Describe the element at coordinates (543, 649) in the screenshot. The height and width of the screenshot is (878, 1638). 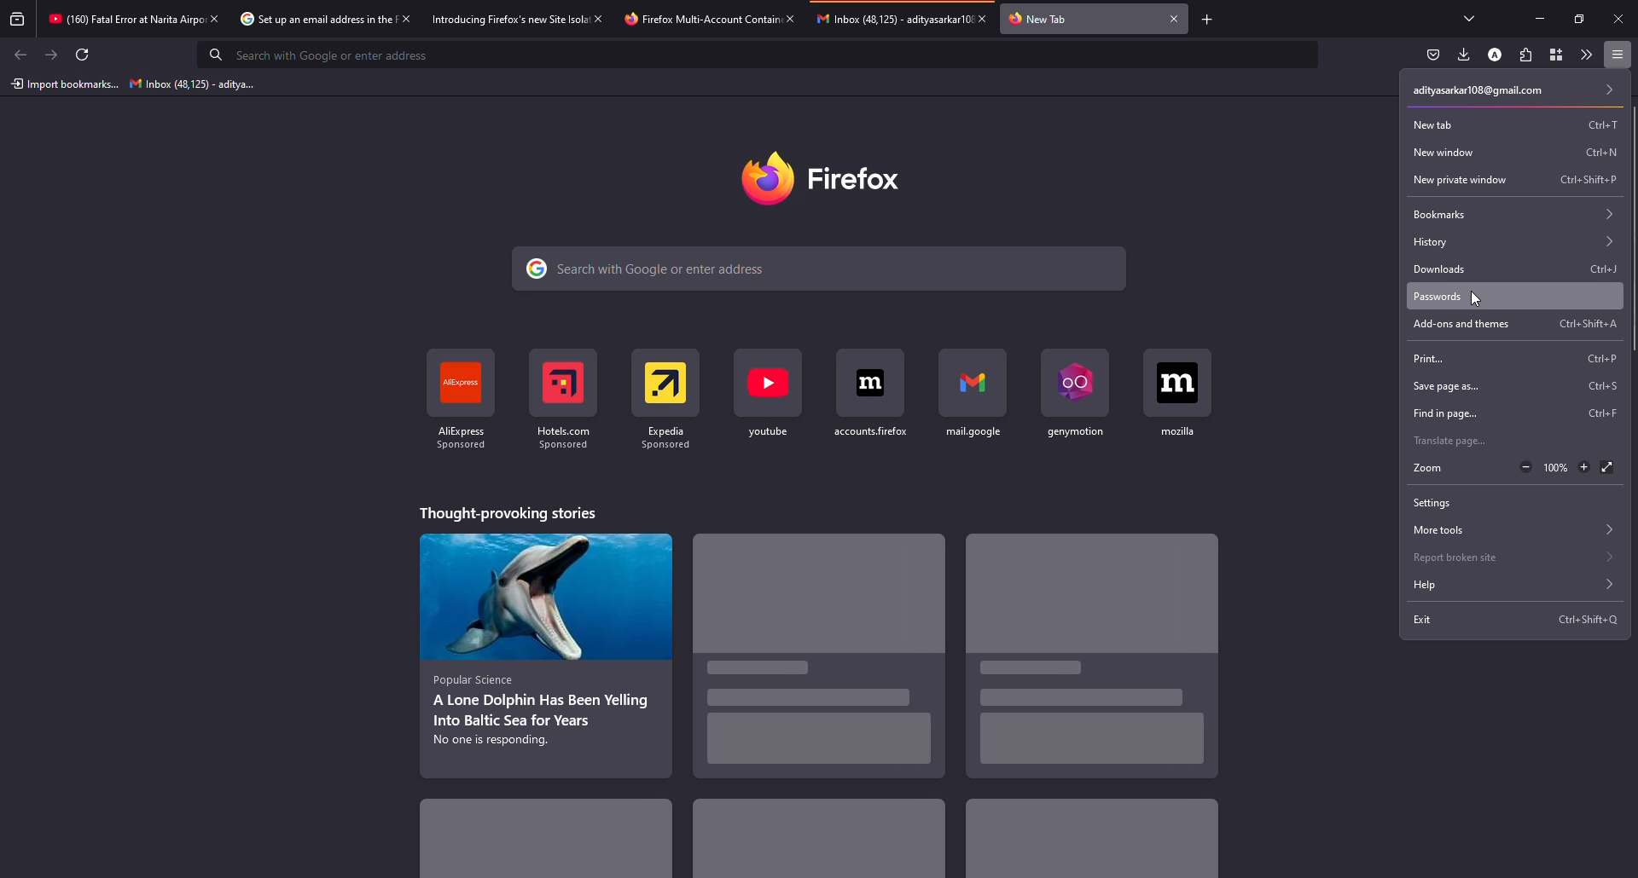
I see `stories` at that location.